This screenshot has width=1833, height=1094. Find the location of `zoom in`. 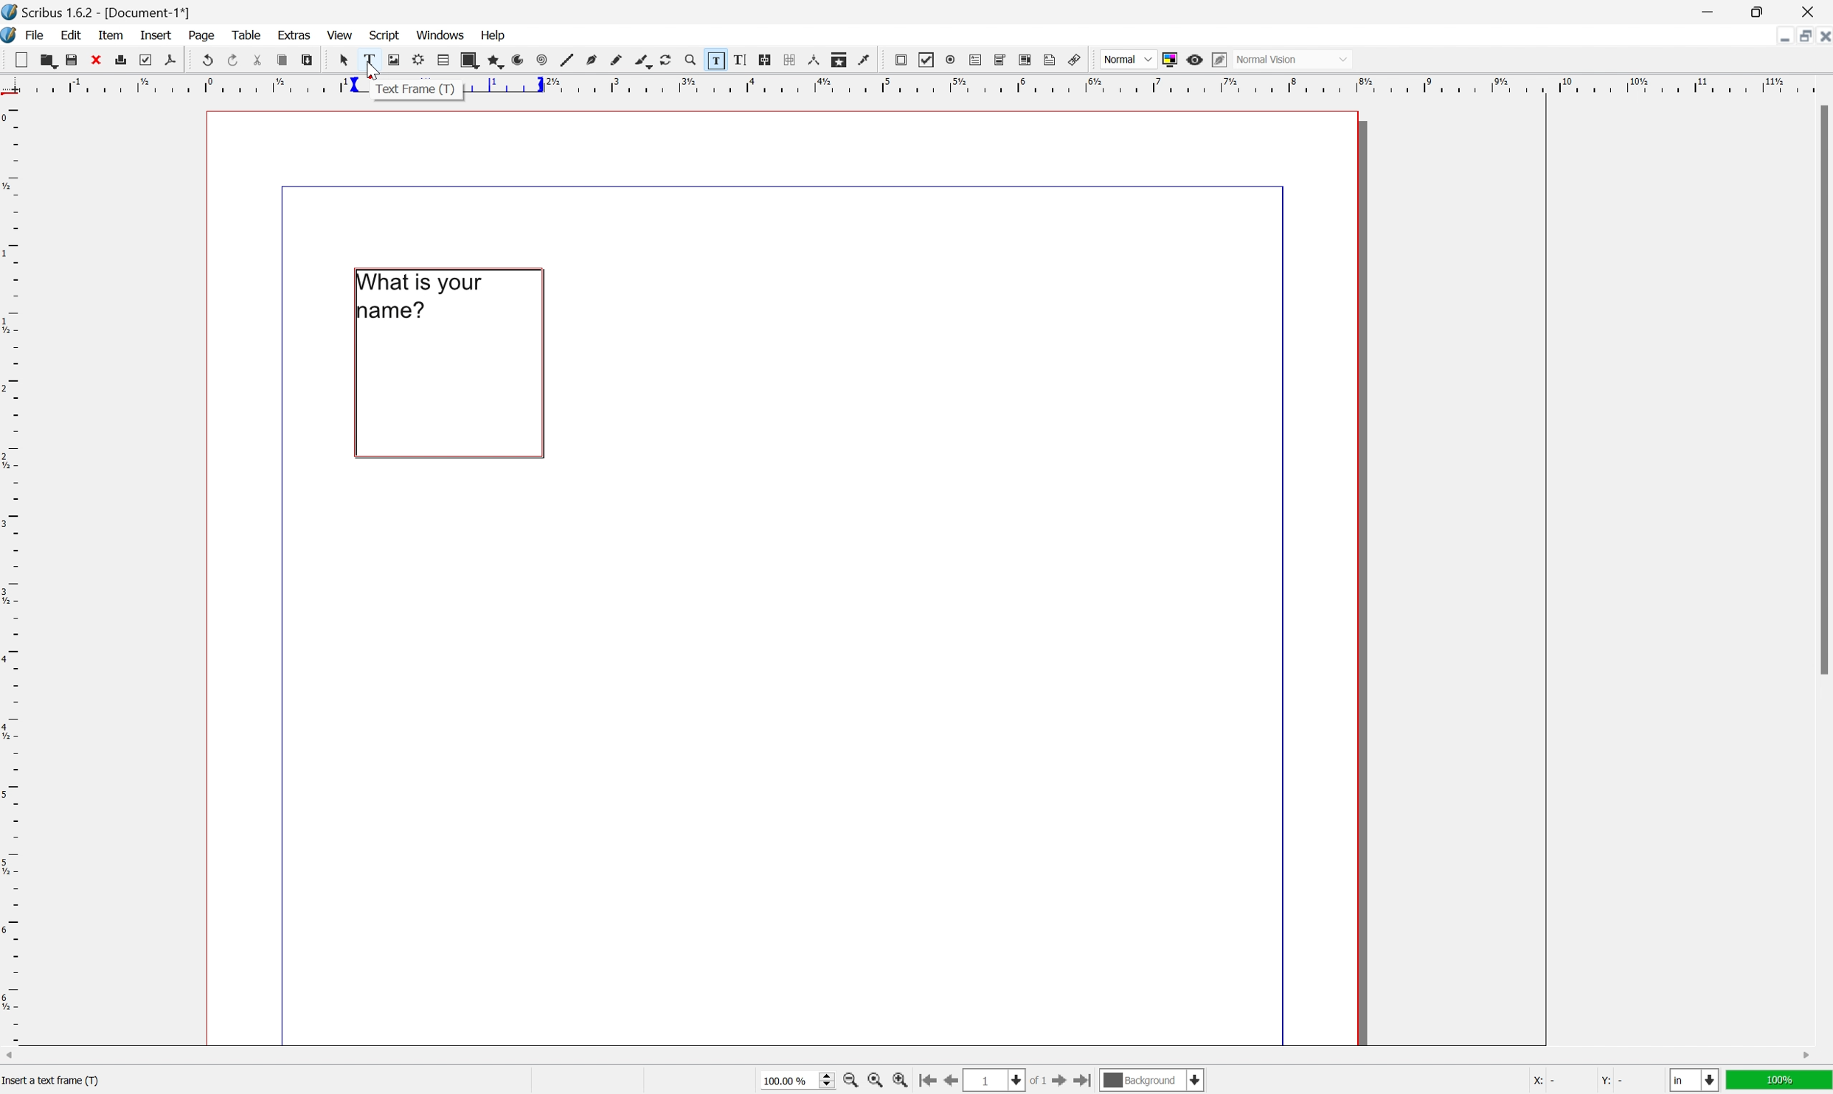

zoom in is located at coordinates (851, 1082).